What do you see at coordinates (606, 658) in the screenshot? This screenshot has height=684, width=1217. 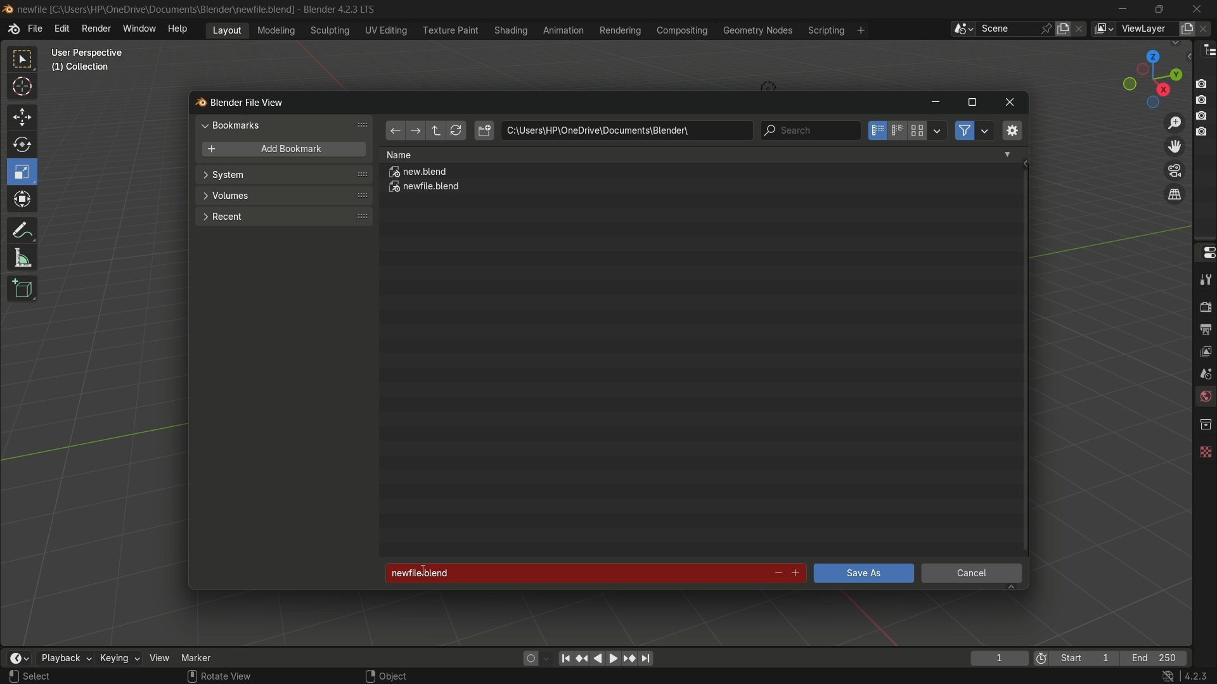 I see `play animation` at bounding box center [606, 658].